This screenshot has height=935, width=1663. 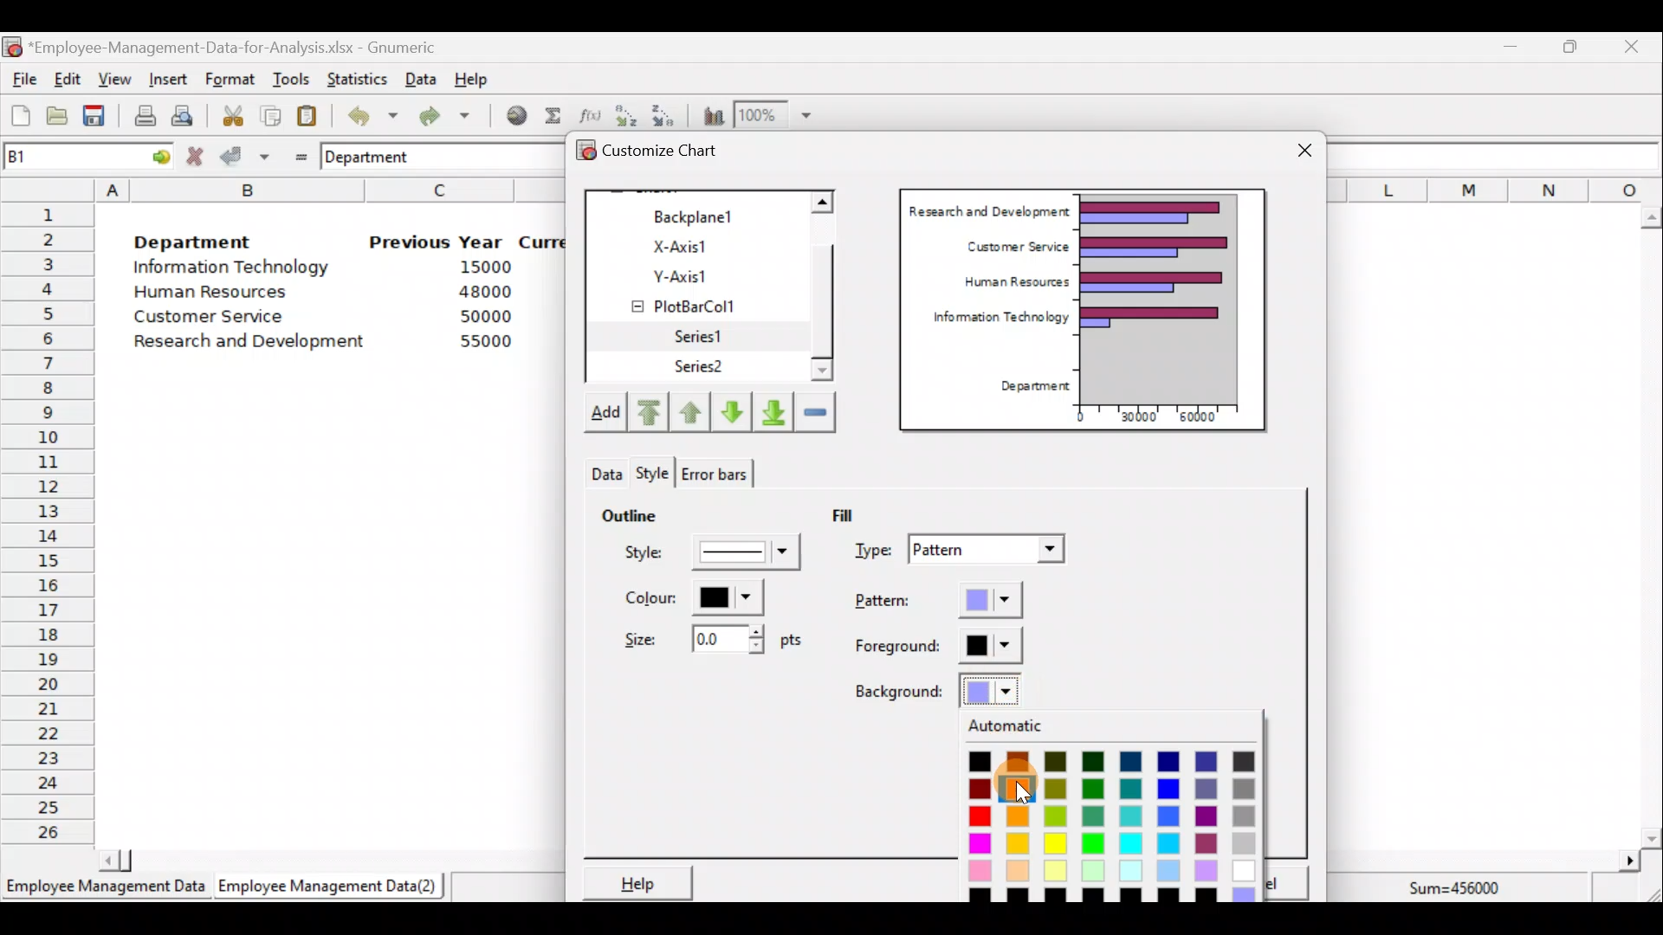 I want to click on Information Technology, so click(x=234, y=268).